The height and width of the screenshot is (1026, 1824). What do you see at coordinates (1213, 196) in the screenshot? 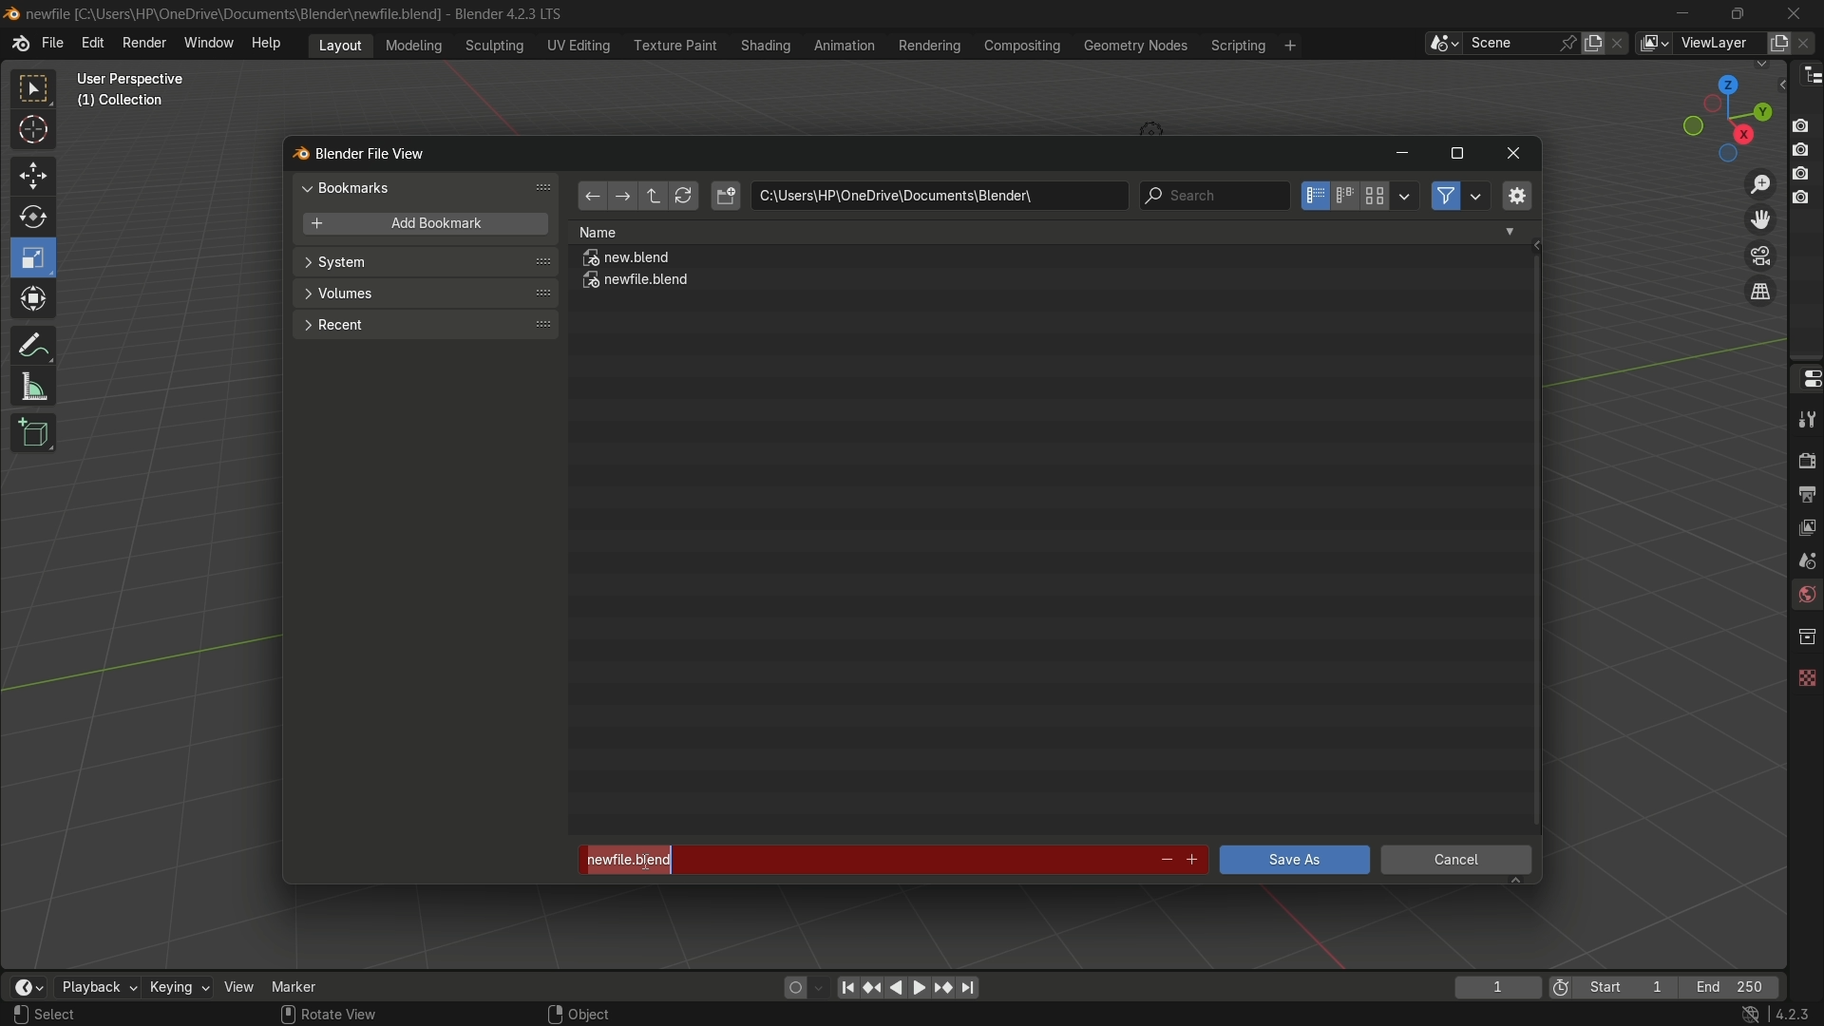
I see `search bar` at bounding box center [1213, 196].